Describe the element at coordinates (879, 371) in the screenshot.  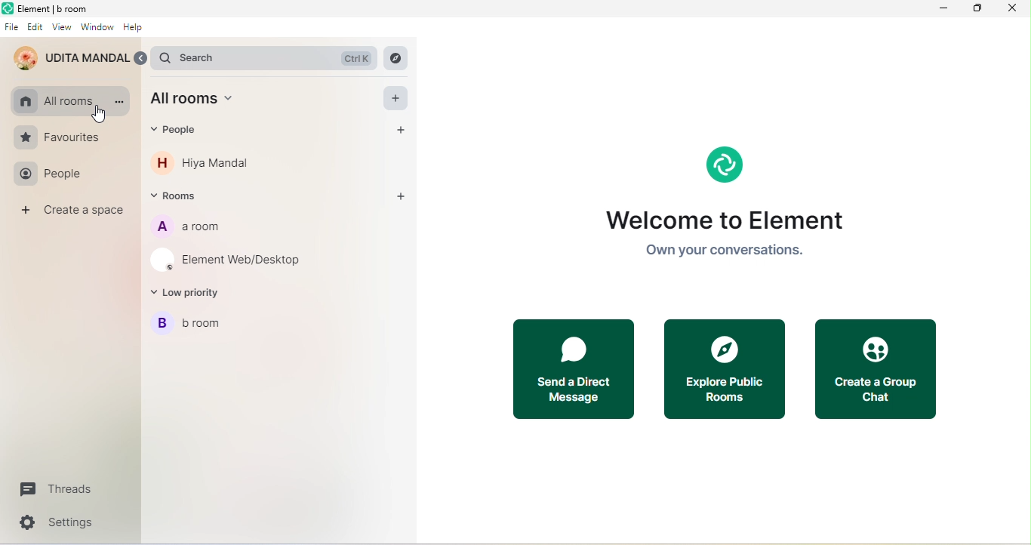
I see `create a group chart` at that location.